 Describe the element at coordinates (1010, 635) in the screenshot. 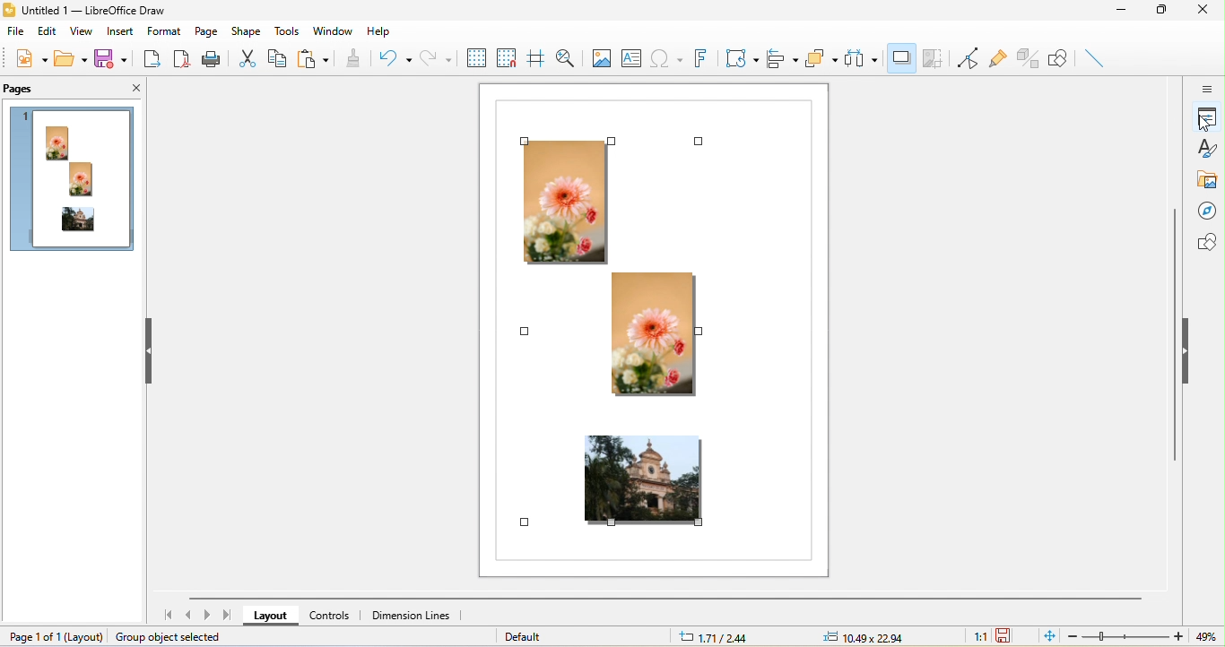

I see `the document has not been modified since the last save` at that location.